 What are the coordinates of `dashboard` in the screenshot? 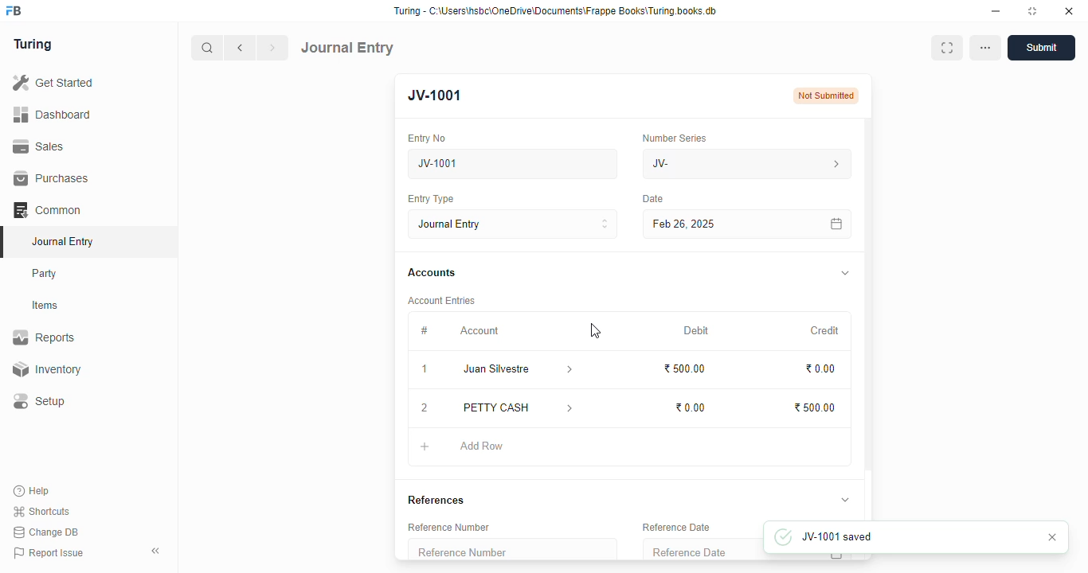 It's located at (53, 114).